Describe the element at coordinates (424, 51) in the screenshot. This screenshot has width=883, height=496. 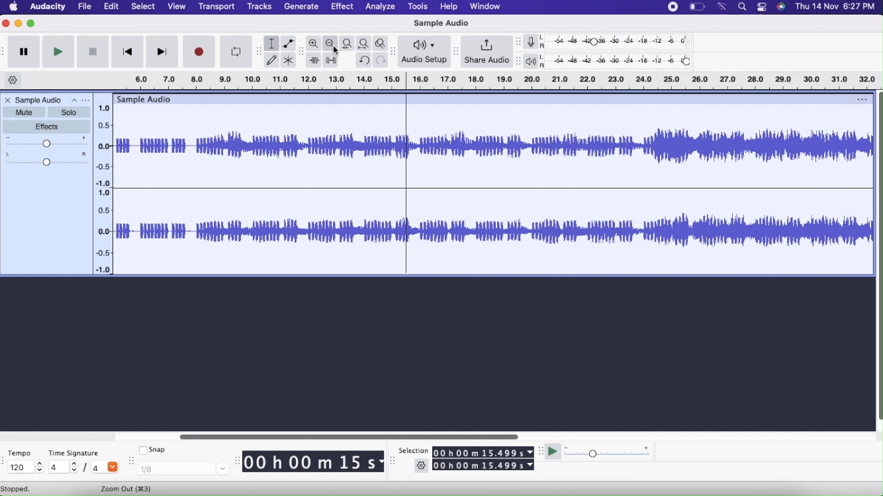
I see `Audio Setup` at that location.